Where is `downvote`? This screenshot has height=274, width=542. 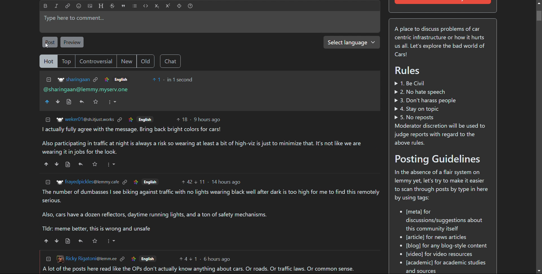
downvote is located at coordinates (57, 240).